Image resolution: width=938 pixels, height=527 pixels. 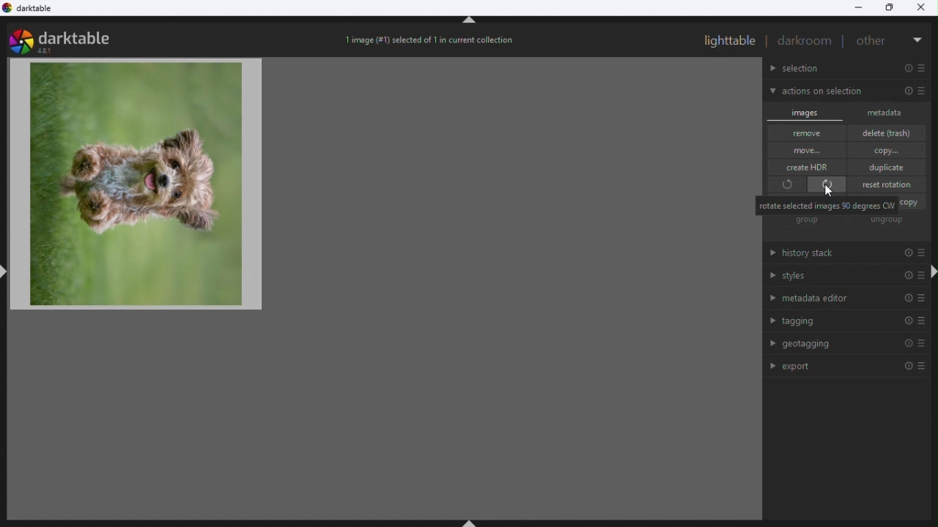 I want to click on Dark table, so click(x=37, y=11).